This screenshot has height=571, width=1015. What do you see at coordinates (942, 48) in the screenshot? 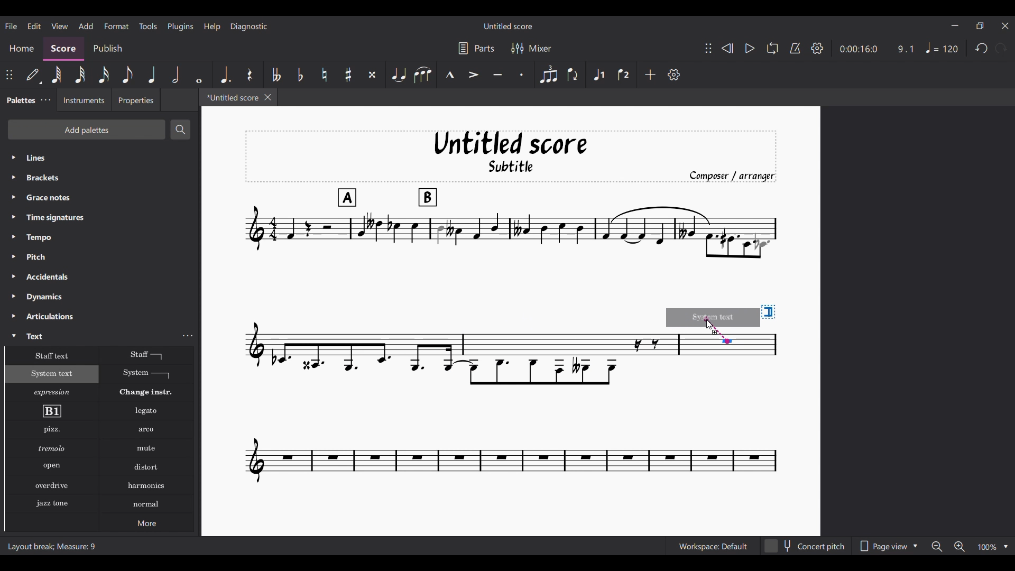
I see `Tempo` at bounding box center [942, 48].